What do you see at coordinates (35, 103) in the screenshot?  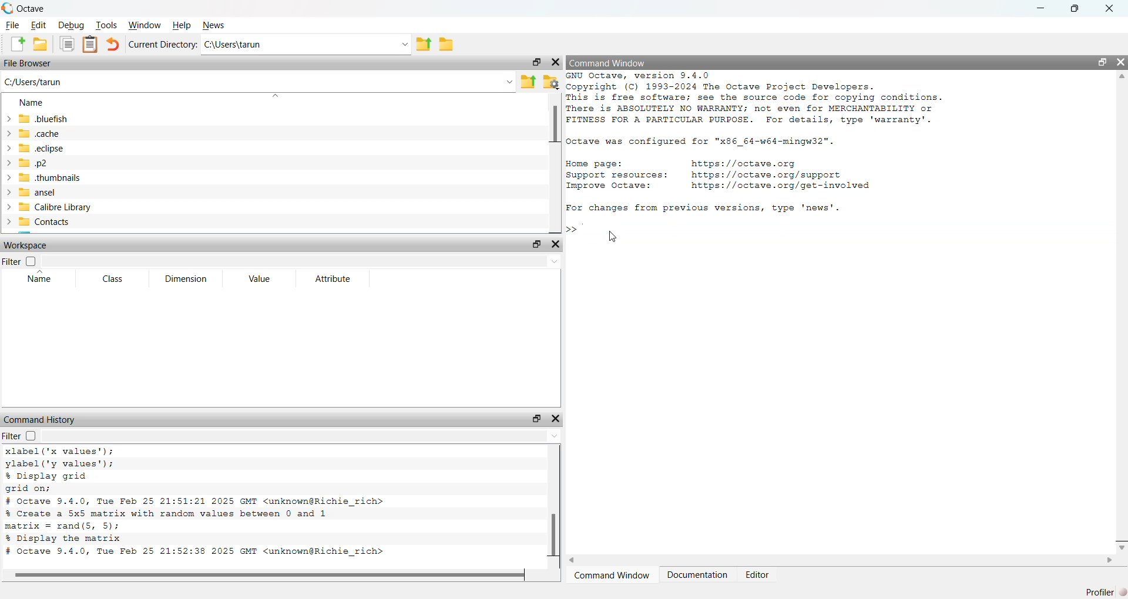 I see `Name` at bounding box center [35, 103].